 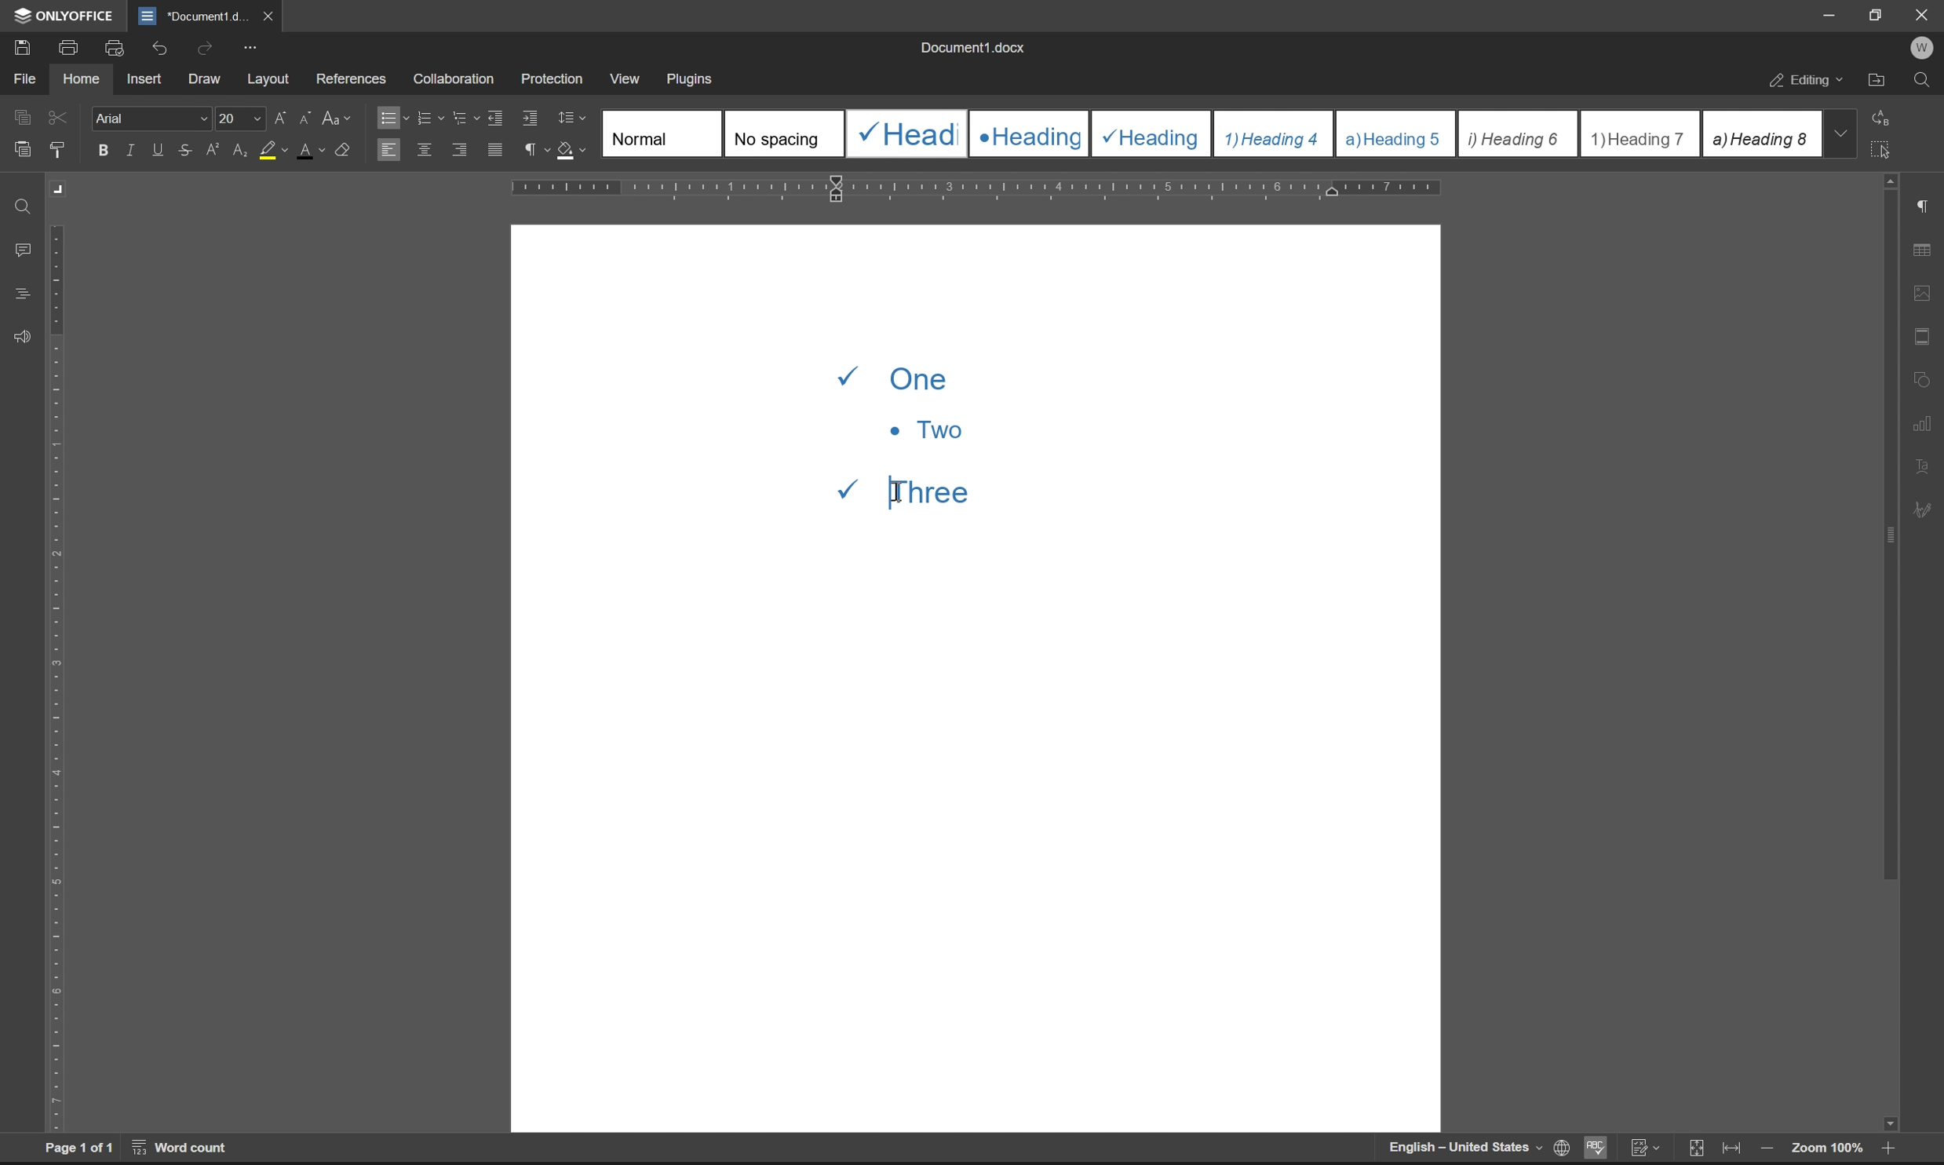 What do you see at coordinates (569, 148) in the screenshot?
I see `shading` at bounding box center [569, 148].